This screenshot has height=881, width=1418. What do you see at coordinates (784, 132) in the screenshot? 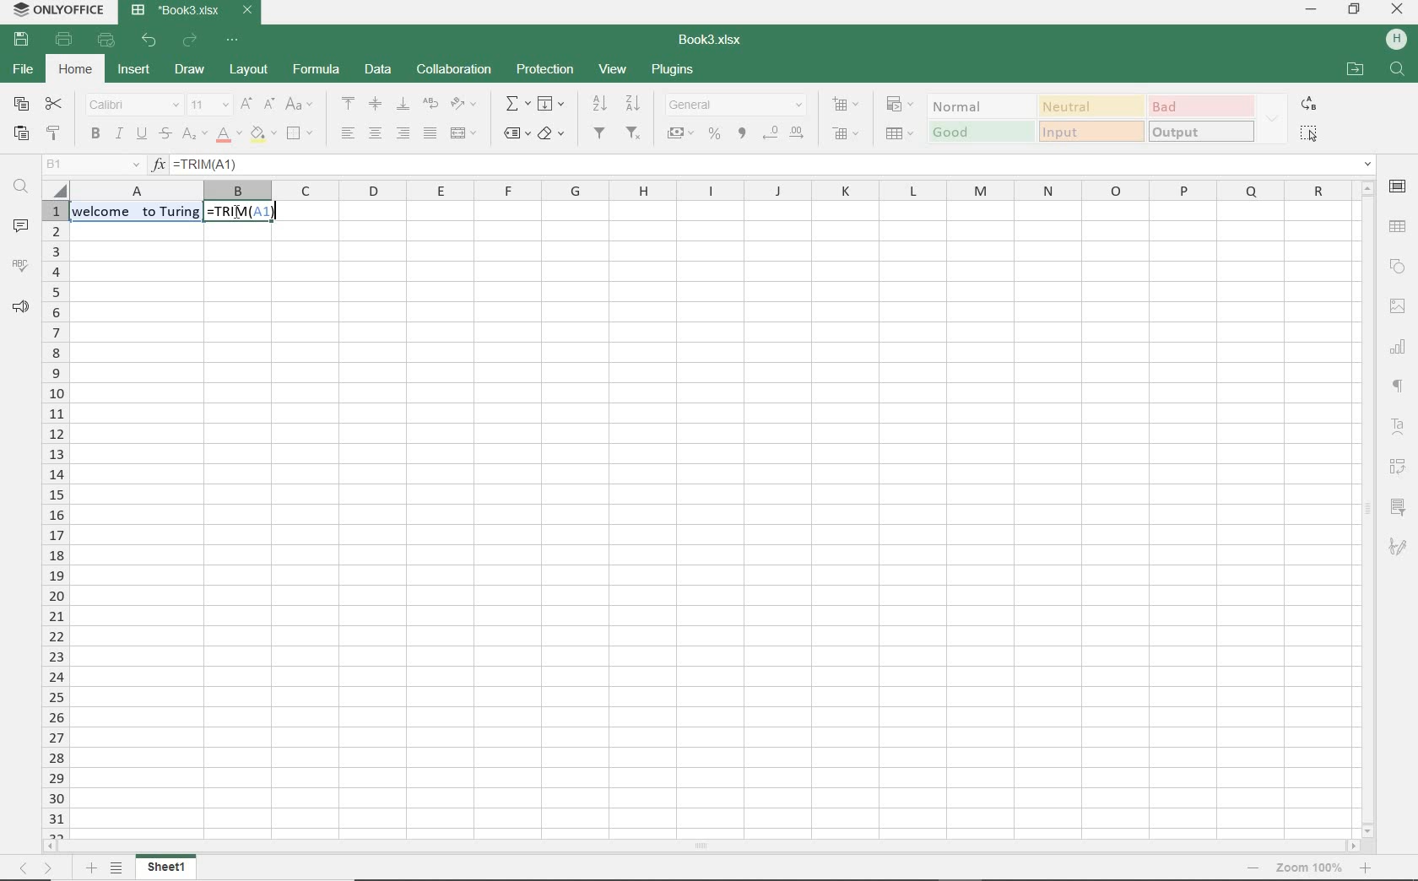
I see `change decimal` at bounding box center [784, 132].